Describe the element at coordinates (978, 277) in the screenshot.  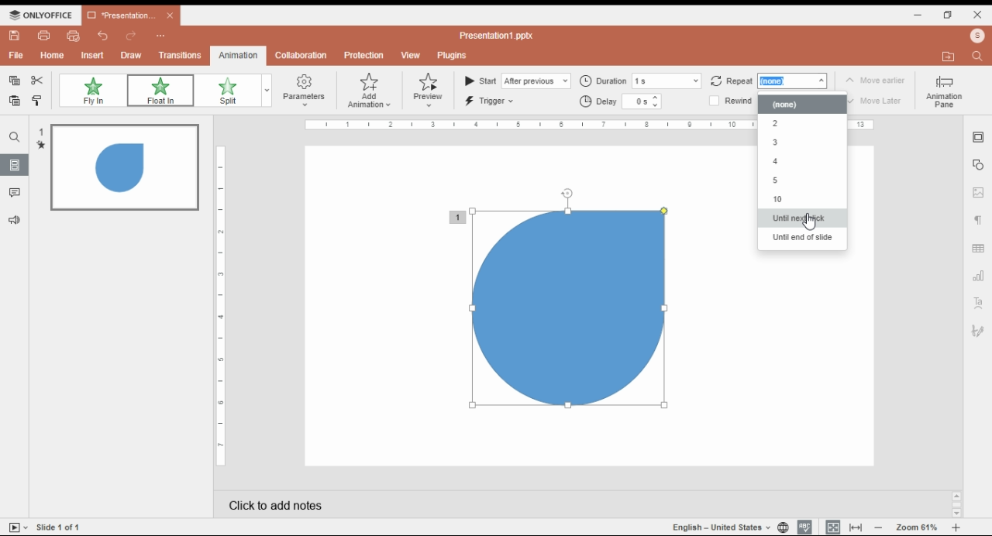
I see `chart settings` at that location.